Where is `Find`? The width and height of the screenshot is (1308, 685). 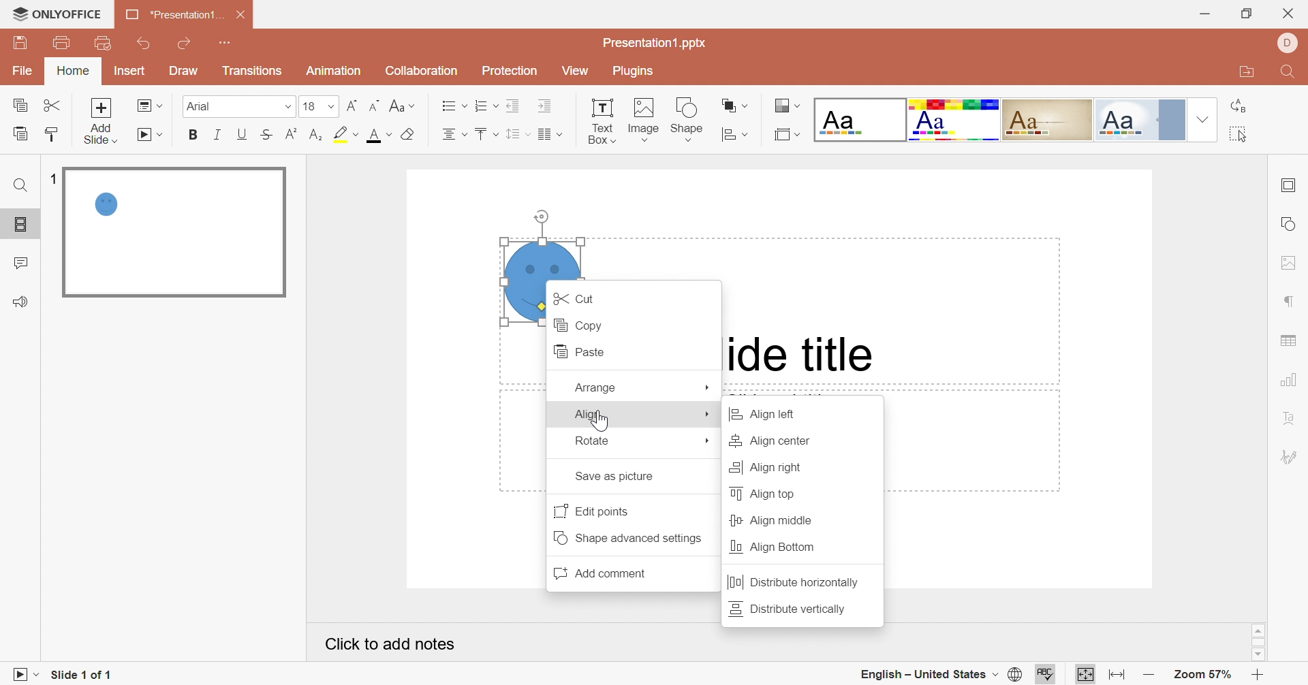 Find is located at coordinates (1286, 74).